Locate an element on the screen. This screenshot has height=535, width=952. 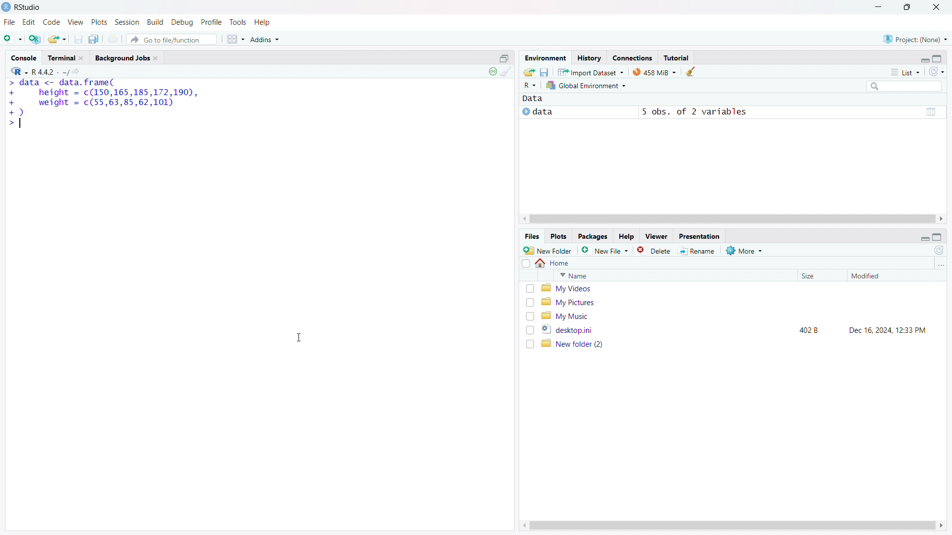
data is located at coordinates (533, 99).